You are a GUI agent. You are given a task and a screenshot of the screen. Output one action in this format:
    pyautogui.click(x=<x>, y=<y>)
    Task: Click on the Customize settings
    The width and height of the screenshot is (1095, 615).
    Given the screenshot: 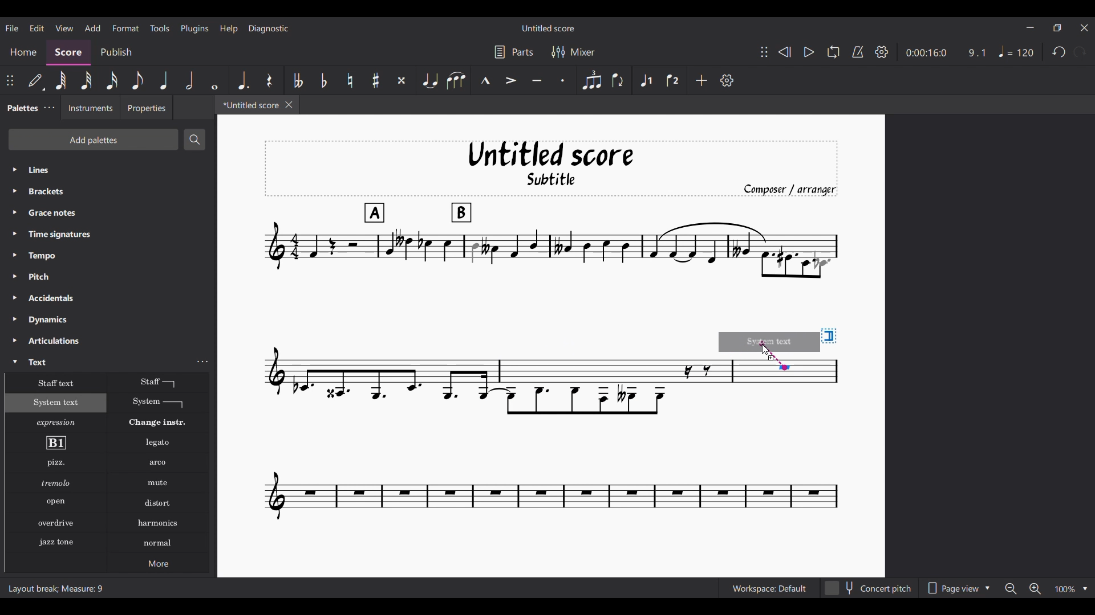 What is the action you would take?
    pyautogui.click(x=727, y=80)
    